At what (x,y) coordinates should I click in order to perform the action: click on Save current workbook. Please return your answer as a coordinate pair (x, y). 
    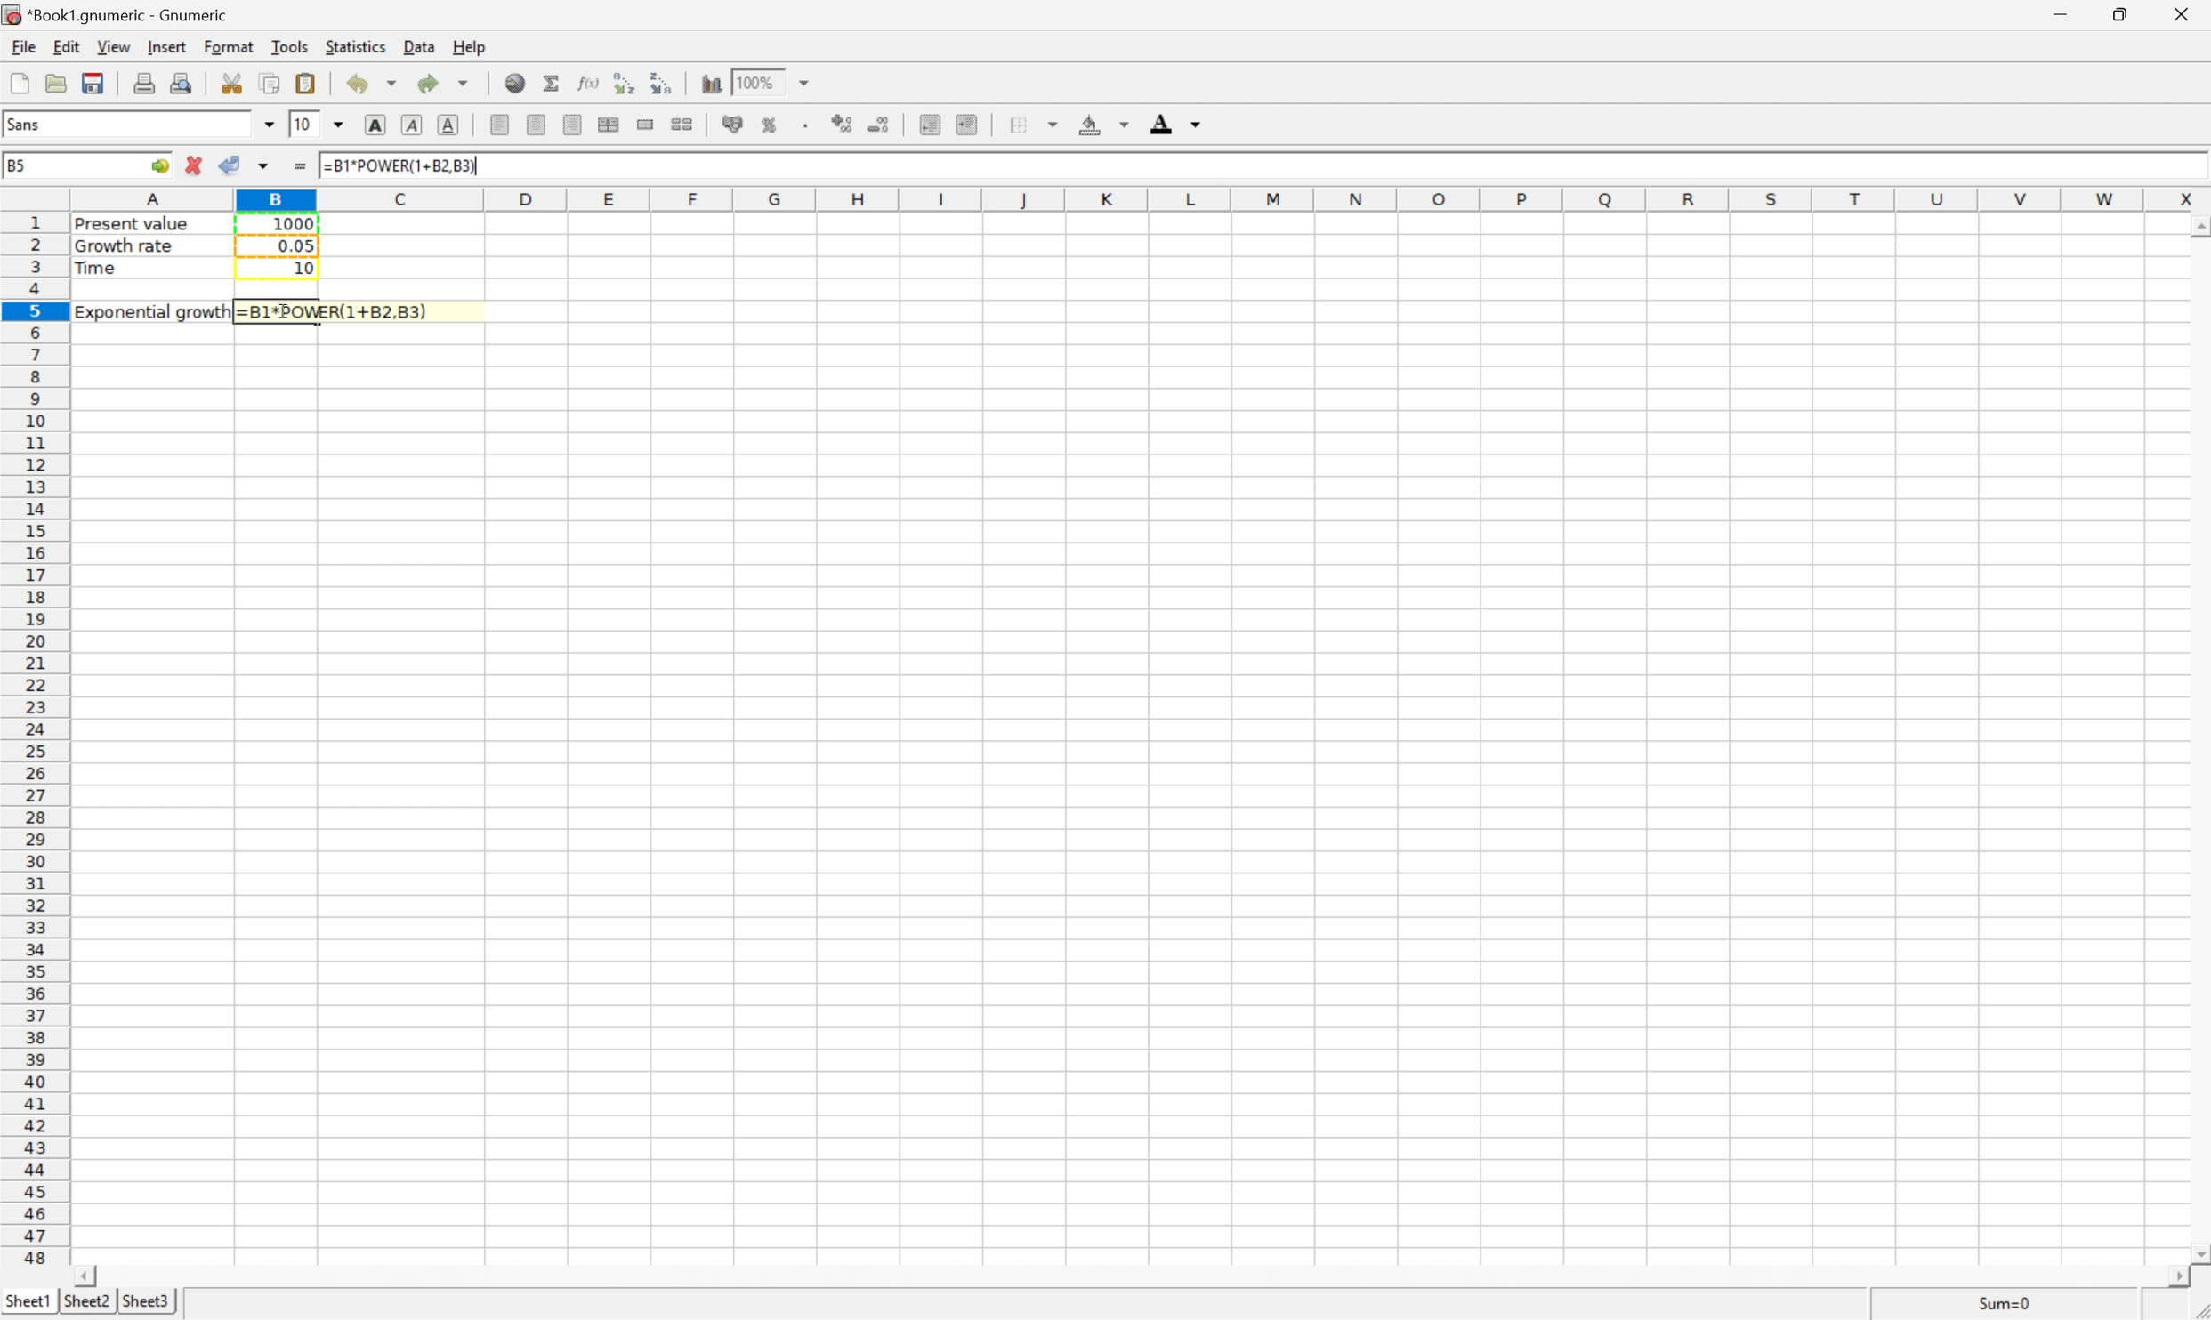
    Looking at the image, I should click on (95, 79).